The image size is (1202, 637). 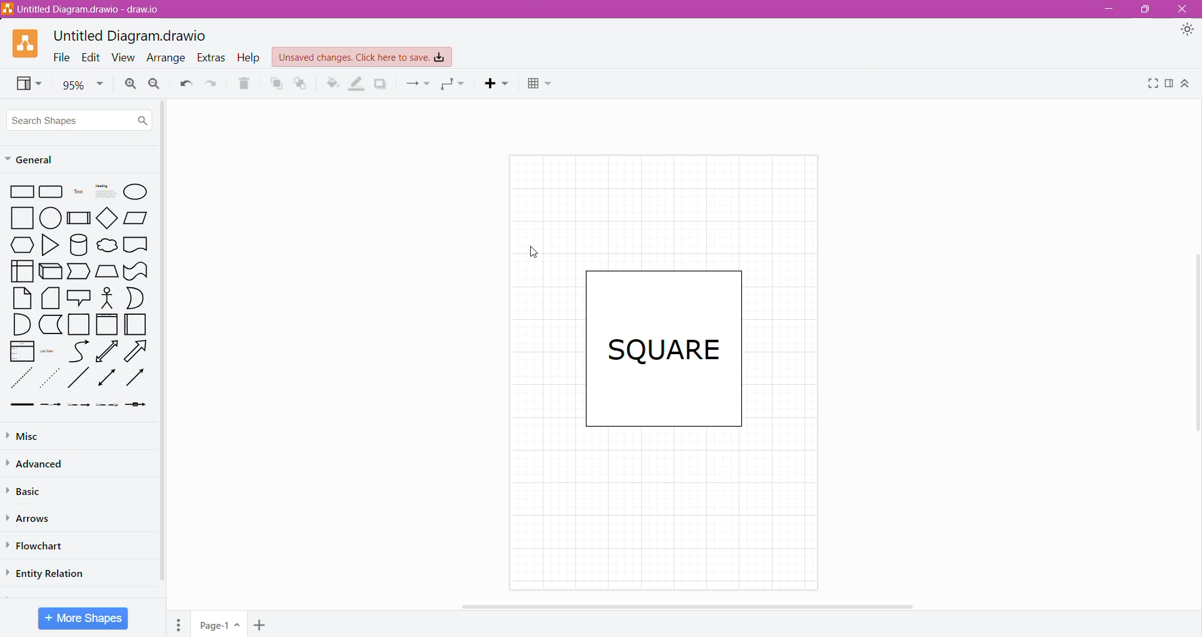 I want to click on Search Shapes, so click(x=80, y=120).